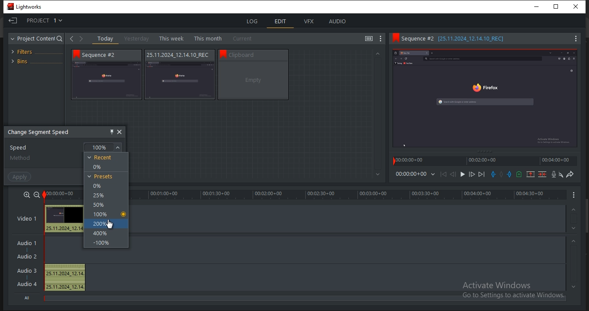 This screenshot has width=589, height=311. Describe the element at coordinates (28, 284) in the screenshot. I see `Audio 4` at that location.